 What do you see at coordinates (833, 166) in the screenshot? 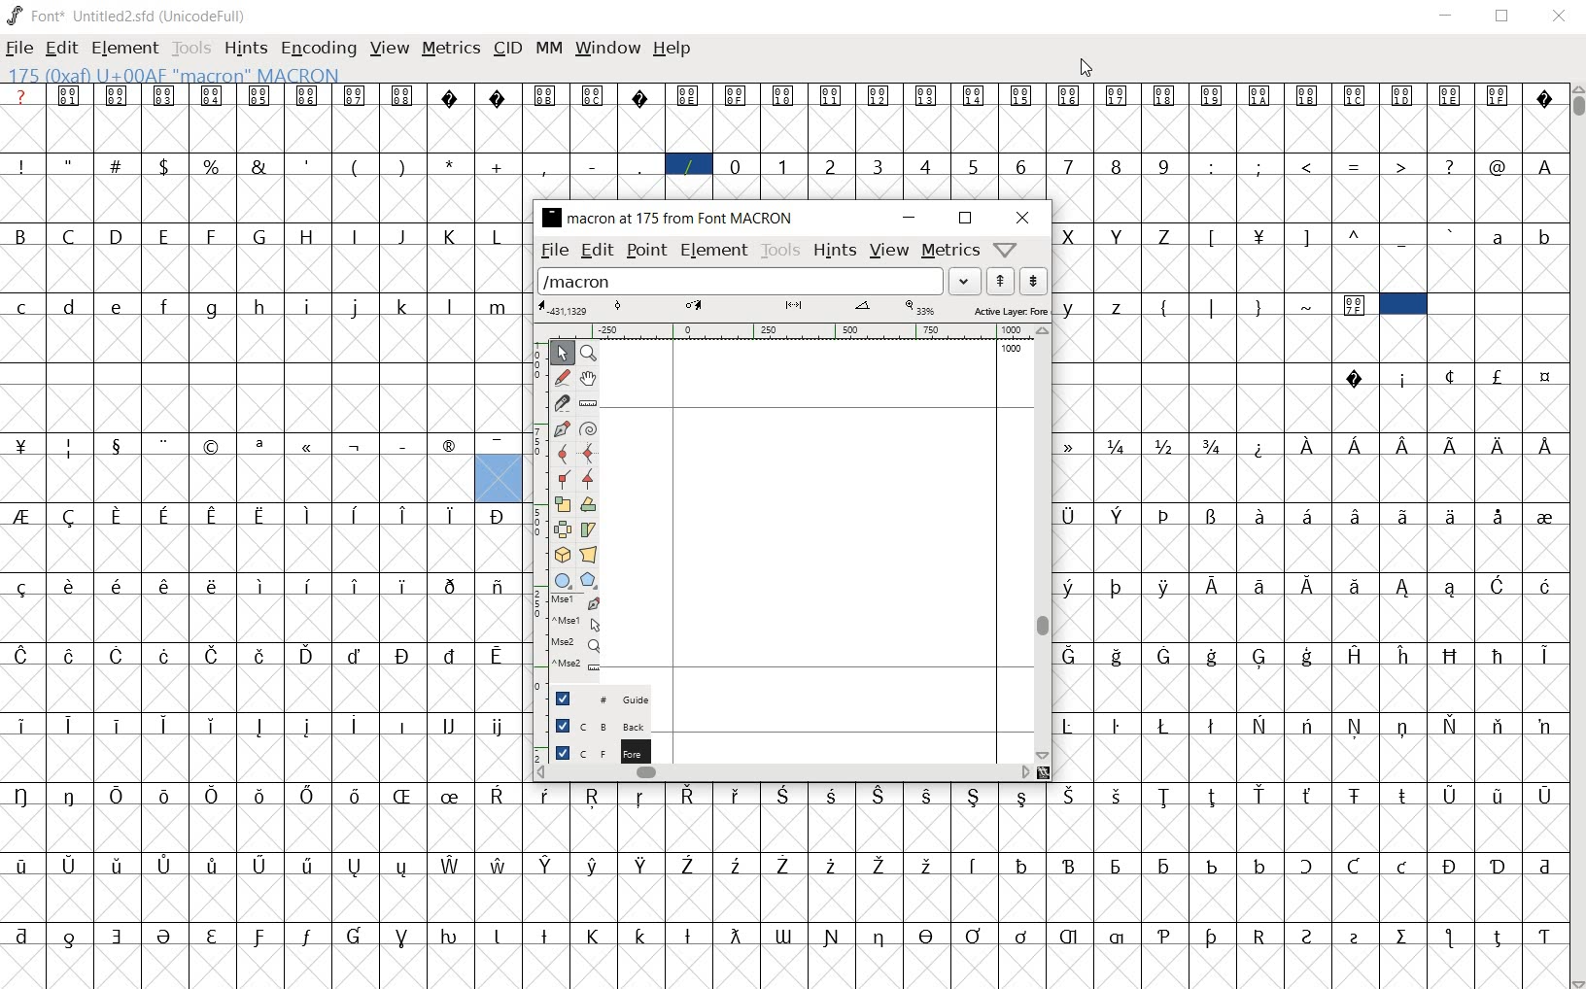
I see `2` at bounding box center [833, 166].